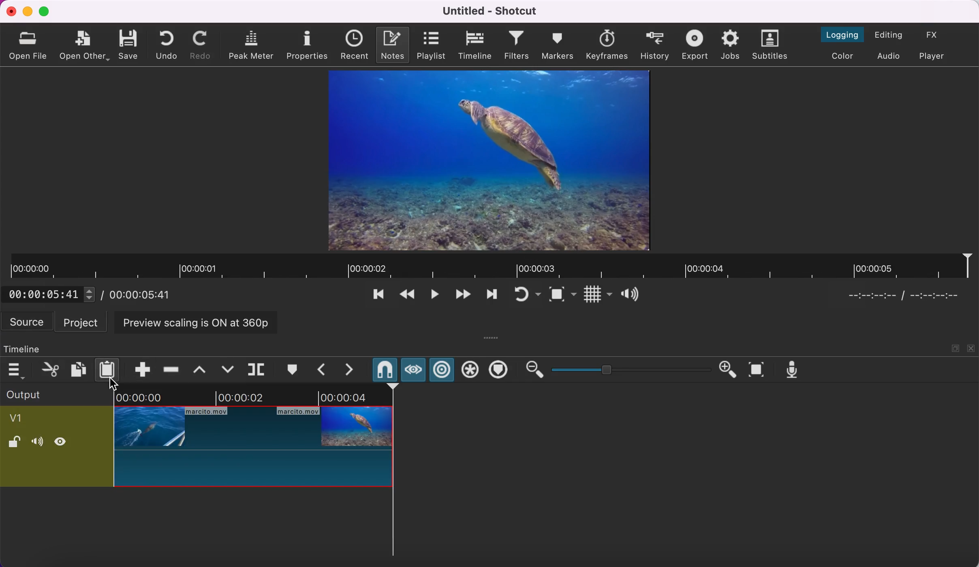 The height and width of the screenshot is (567, 979). I want to click on title, so click(495, 11).